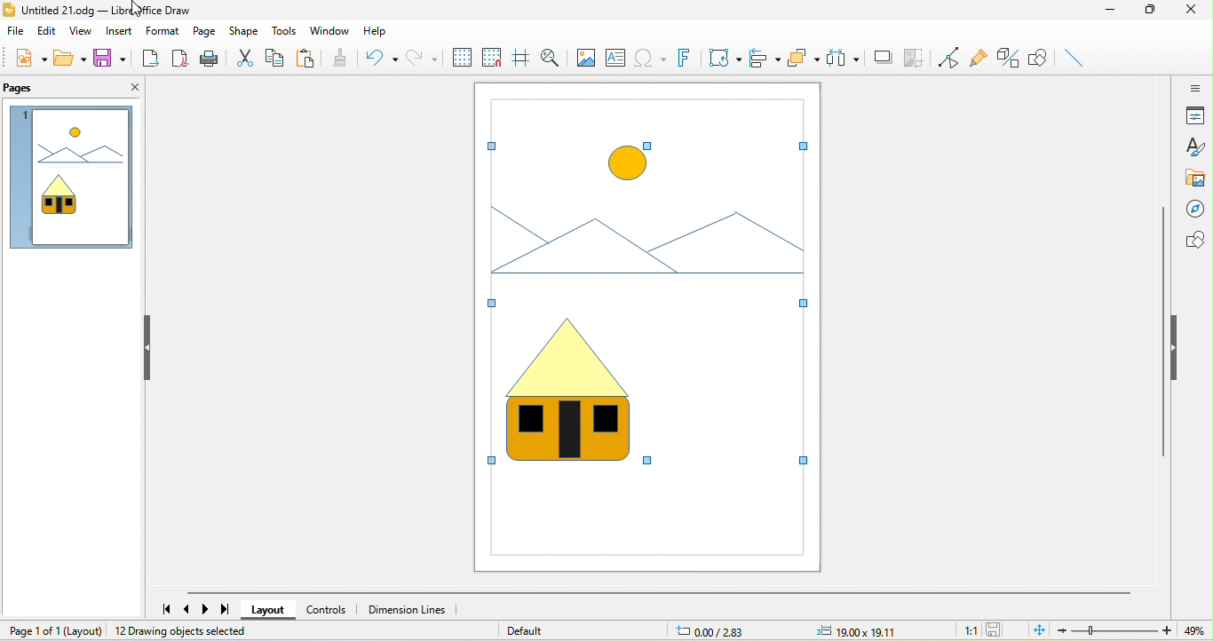 This screenshot has height=641, width=1213. Describe the element at coordinates (70, 180) in the screenshot. I see `page preview` at that location.